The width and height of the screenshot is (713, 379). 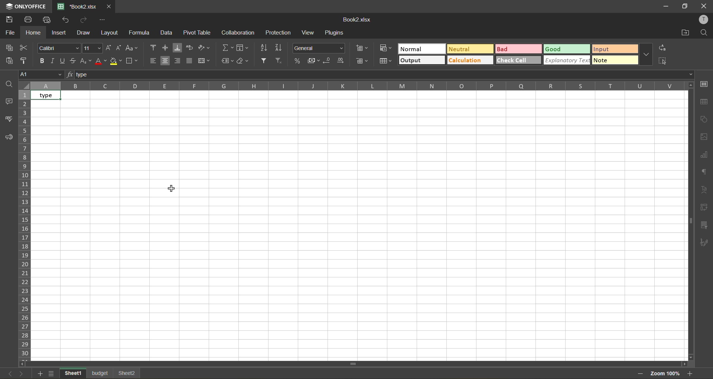 What do you see at coordinates (105, 20) in the screenshot?
I see `customize quick access toolbar` at bounding box center [105, 20].